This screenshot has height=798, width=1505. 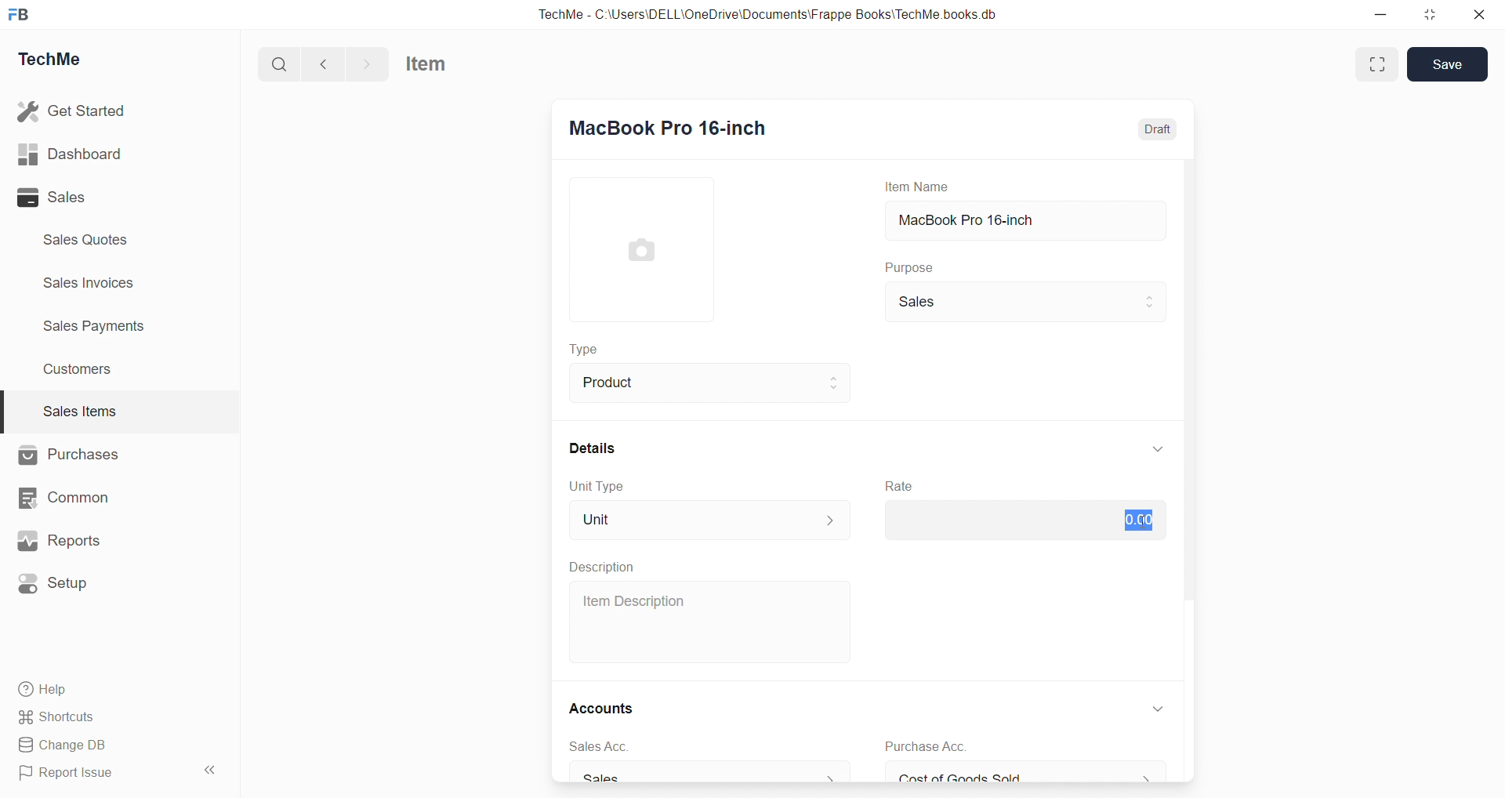 What do you see at coordinates (209, 771) in the screenshot?
I see `<<` at bounding box center [209, 771].